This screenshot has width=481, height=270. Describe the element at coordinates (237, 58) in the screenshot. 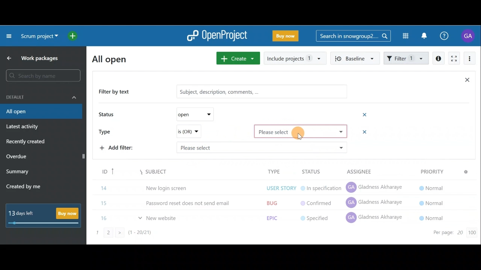

I see `Create` at that location.